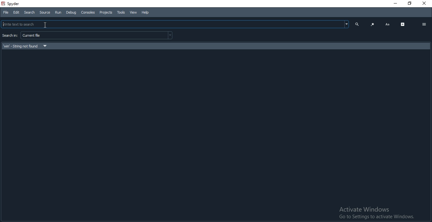 Image resolution: width=432 pixels, height=222 pixels. I want to click on Activate Windows
Go to Settings to activate Windows., so click(377, 213).